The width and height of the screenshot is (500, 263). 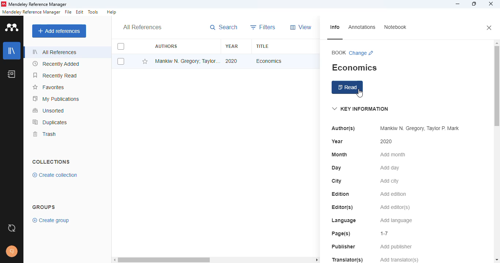 What do you see at coordinates (344, 221) in the screenshot?
I see `language` at bounding box center [344, 221].